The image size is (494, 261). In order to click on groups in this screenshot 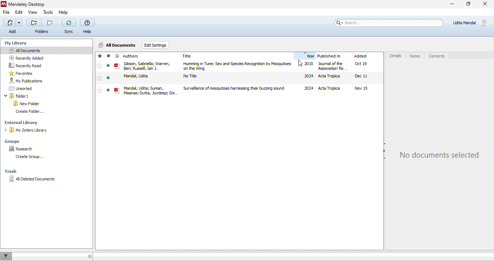, I will do `click(12, 141)`.